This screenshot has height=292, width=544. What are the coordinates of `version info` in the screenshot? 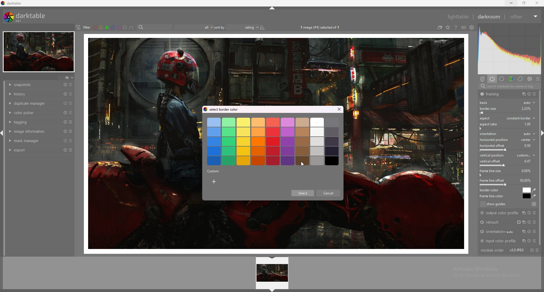 It's located at (517, 250).